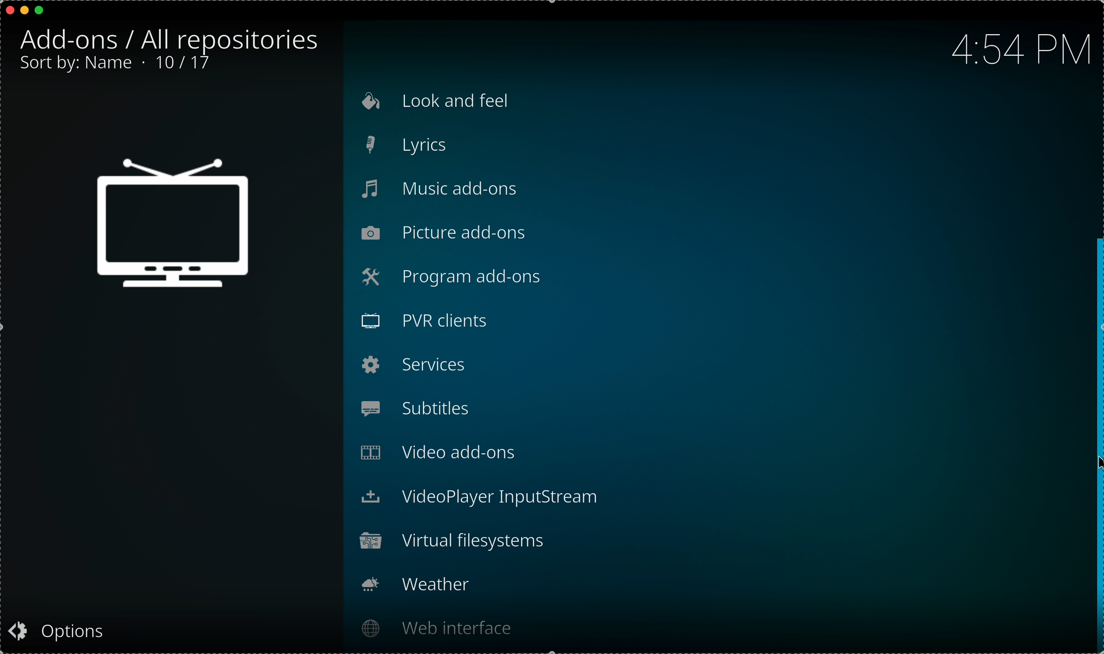 The width and height of the screenshot is (1104, 654). I want to click on drag to, so click(1097, 442).